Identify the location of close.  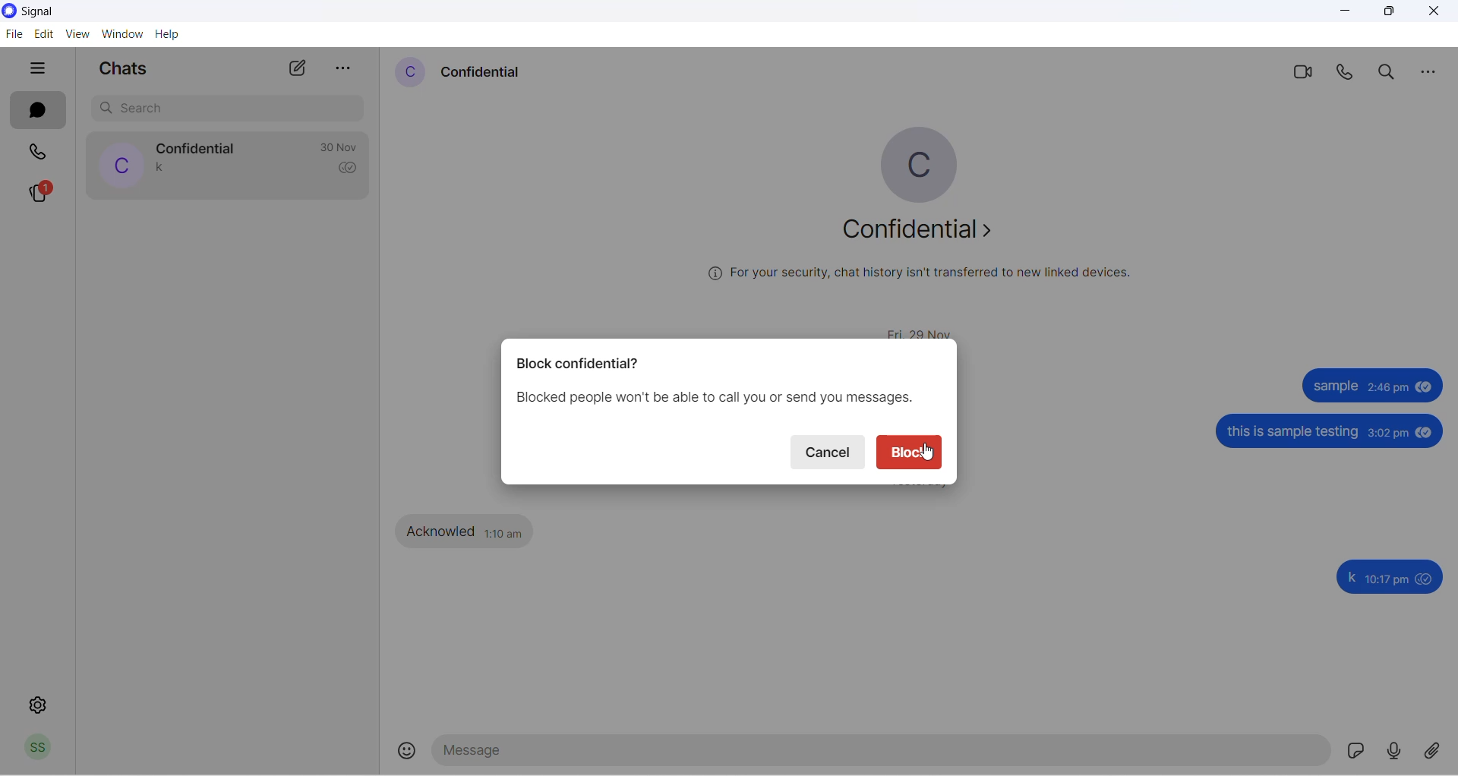
(1439, 13).